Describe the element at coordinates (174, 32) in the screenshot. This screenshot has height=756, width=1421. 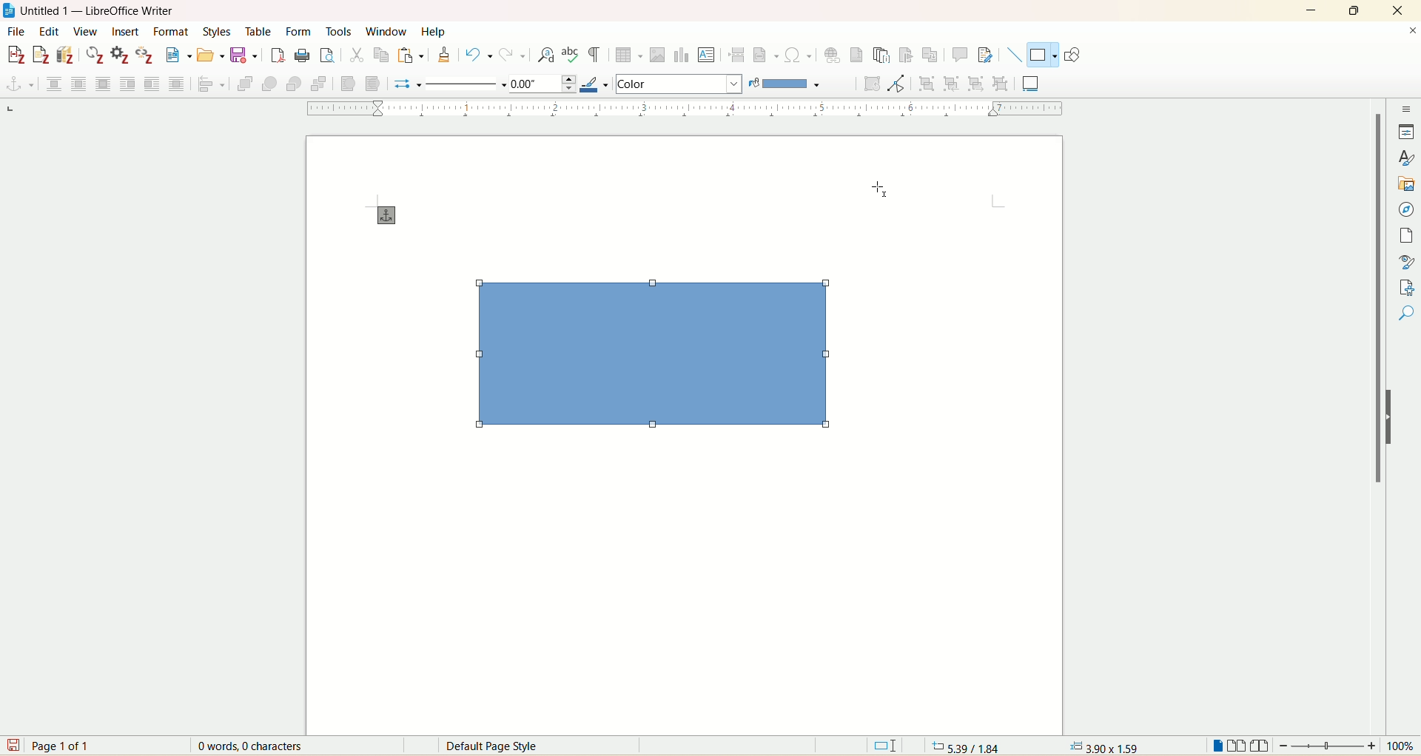
I see `format` at that location.